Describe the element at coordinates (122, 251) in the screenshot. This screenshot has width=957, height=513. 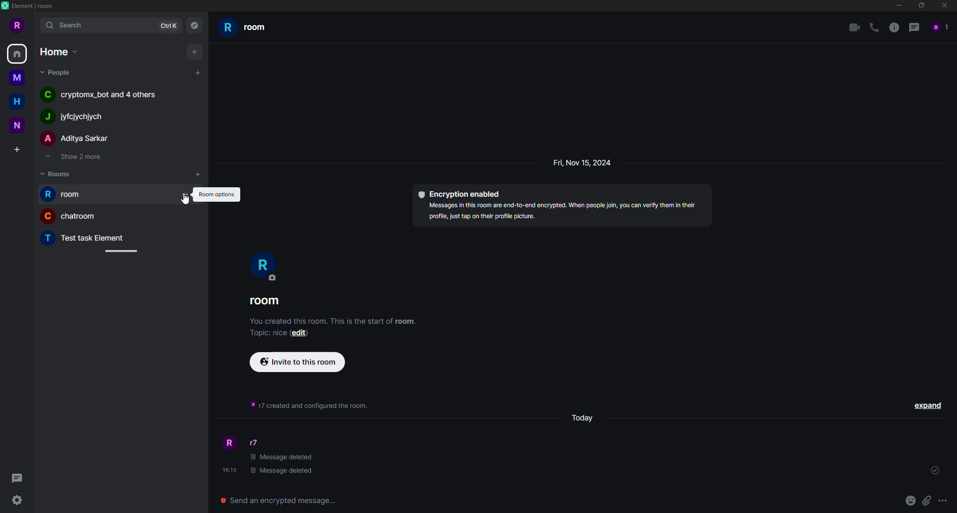
I see `adjust` at that location.